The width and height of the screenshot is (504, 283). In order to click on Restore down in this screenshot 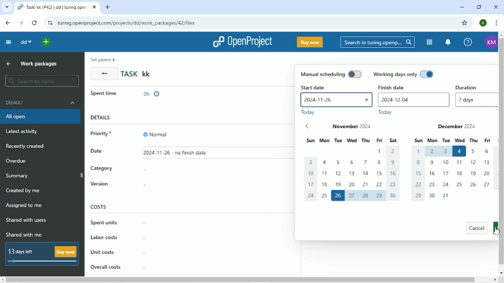, I will do `click(480, 7)`.